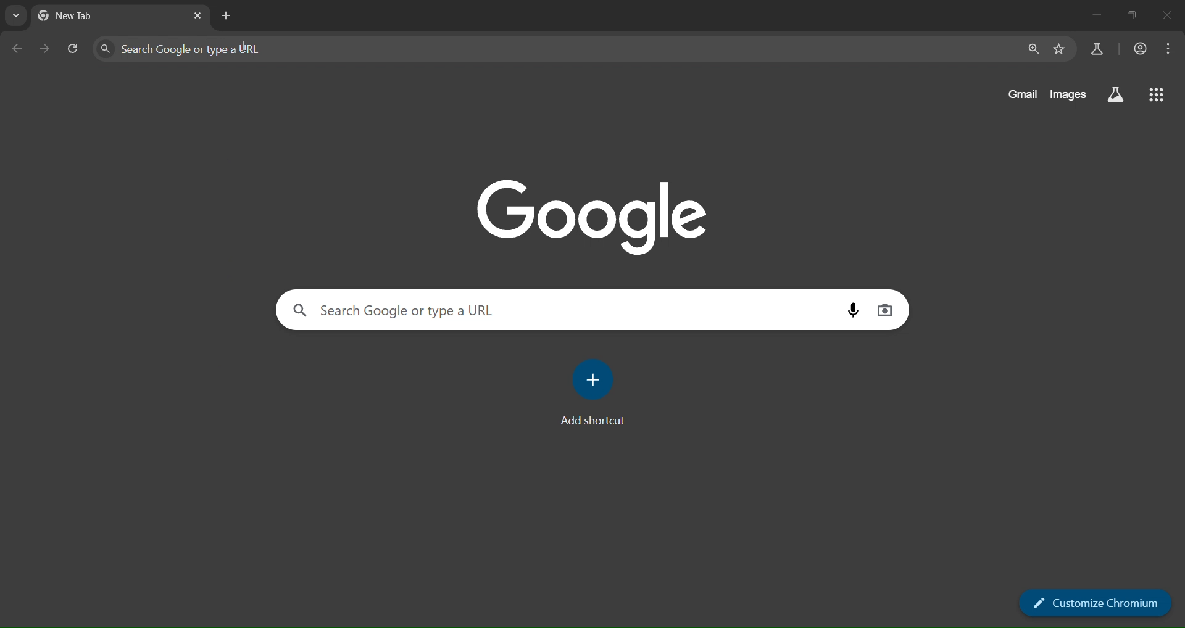  What do you see at coordinates (1031, 49) in the screenshot?
I see `zoom` at bounding box center [1031, 49].